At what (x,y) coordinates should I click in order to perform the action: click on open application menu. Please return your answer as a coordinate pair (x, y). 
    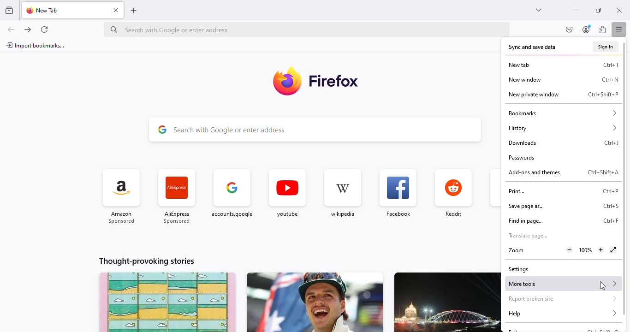
    Looking at the image, I should click on (619, 29).